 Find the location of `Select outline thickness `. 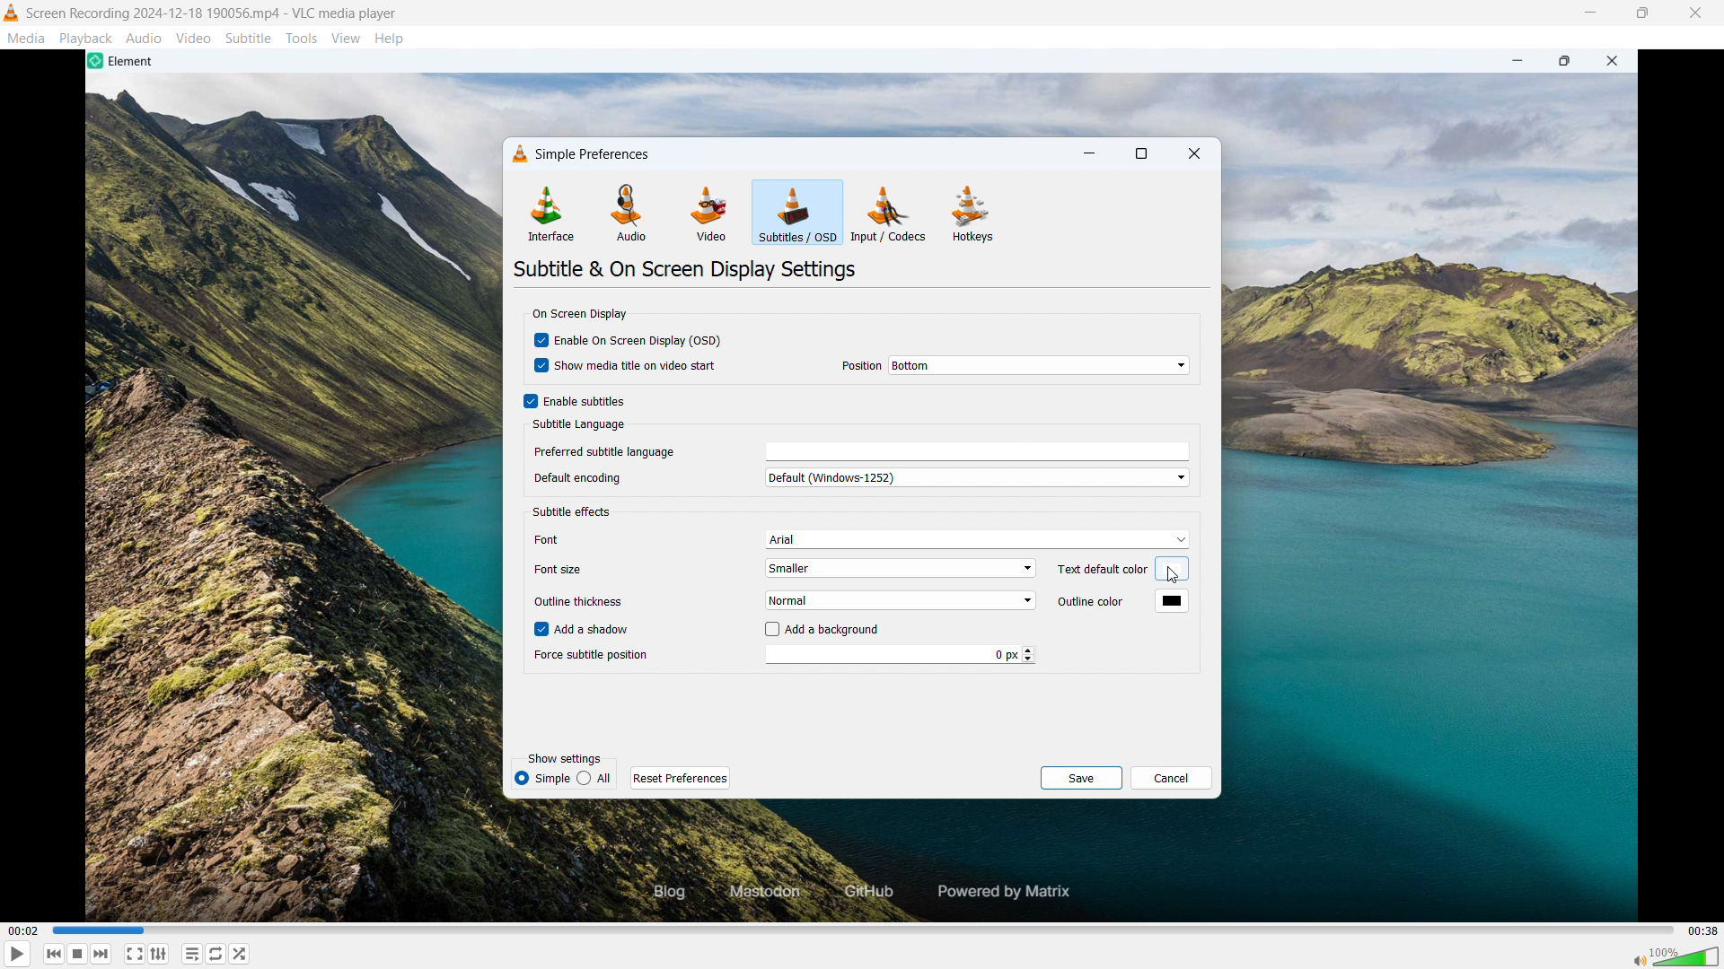

Select outline thickness  is located at coordinates (898, 598).